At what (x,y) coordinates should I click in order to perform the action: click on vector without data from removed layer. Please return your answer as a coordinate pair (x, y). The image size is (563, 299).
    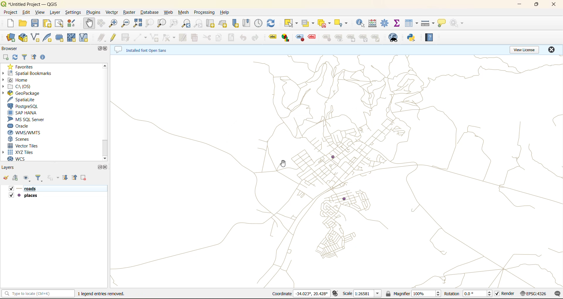
    Looking at the image, I should click on (338, 171).